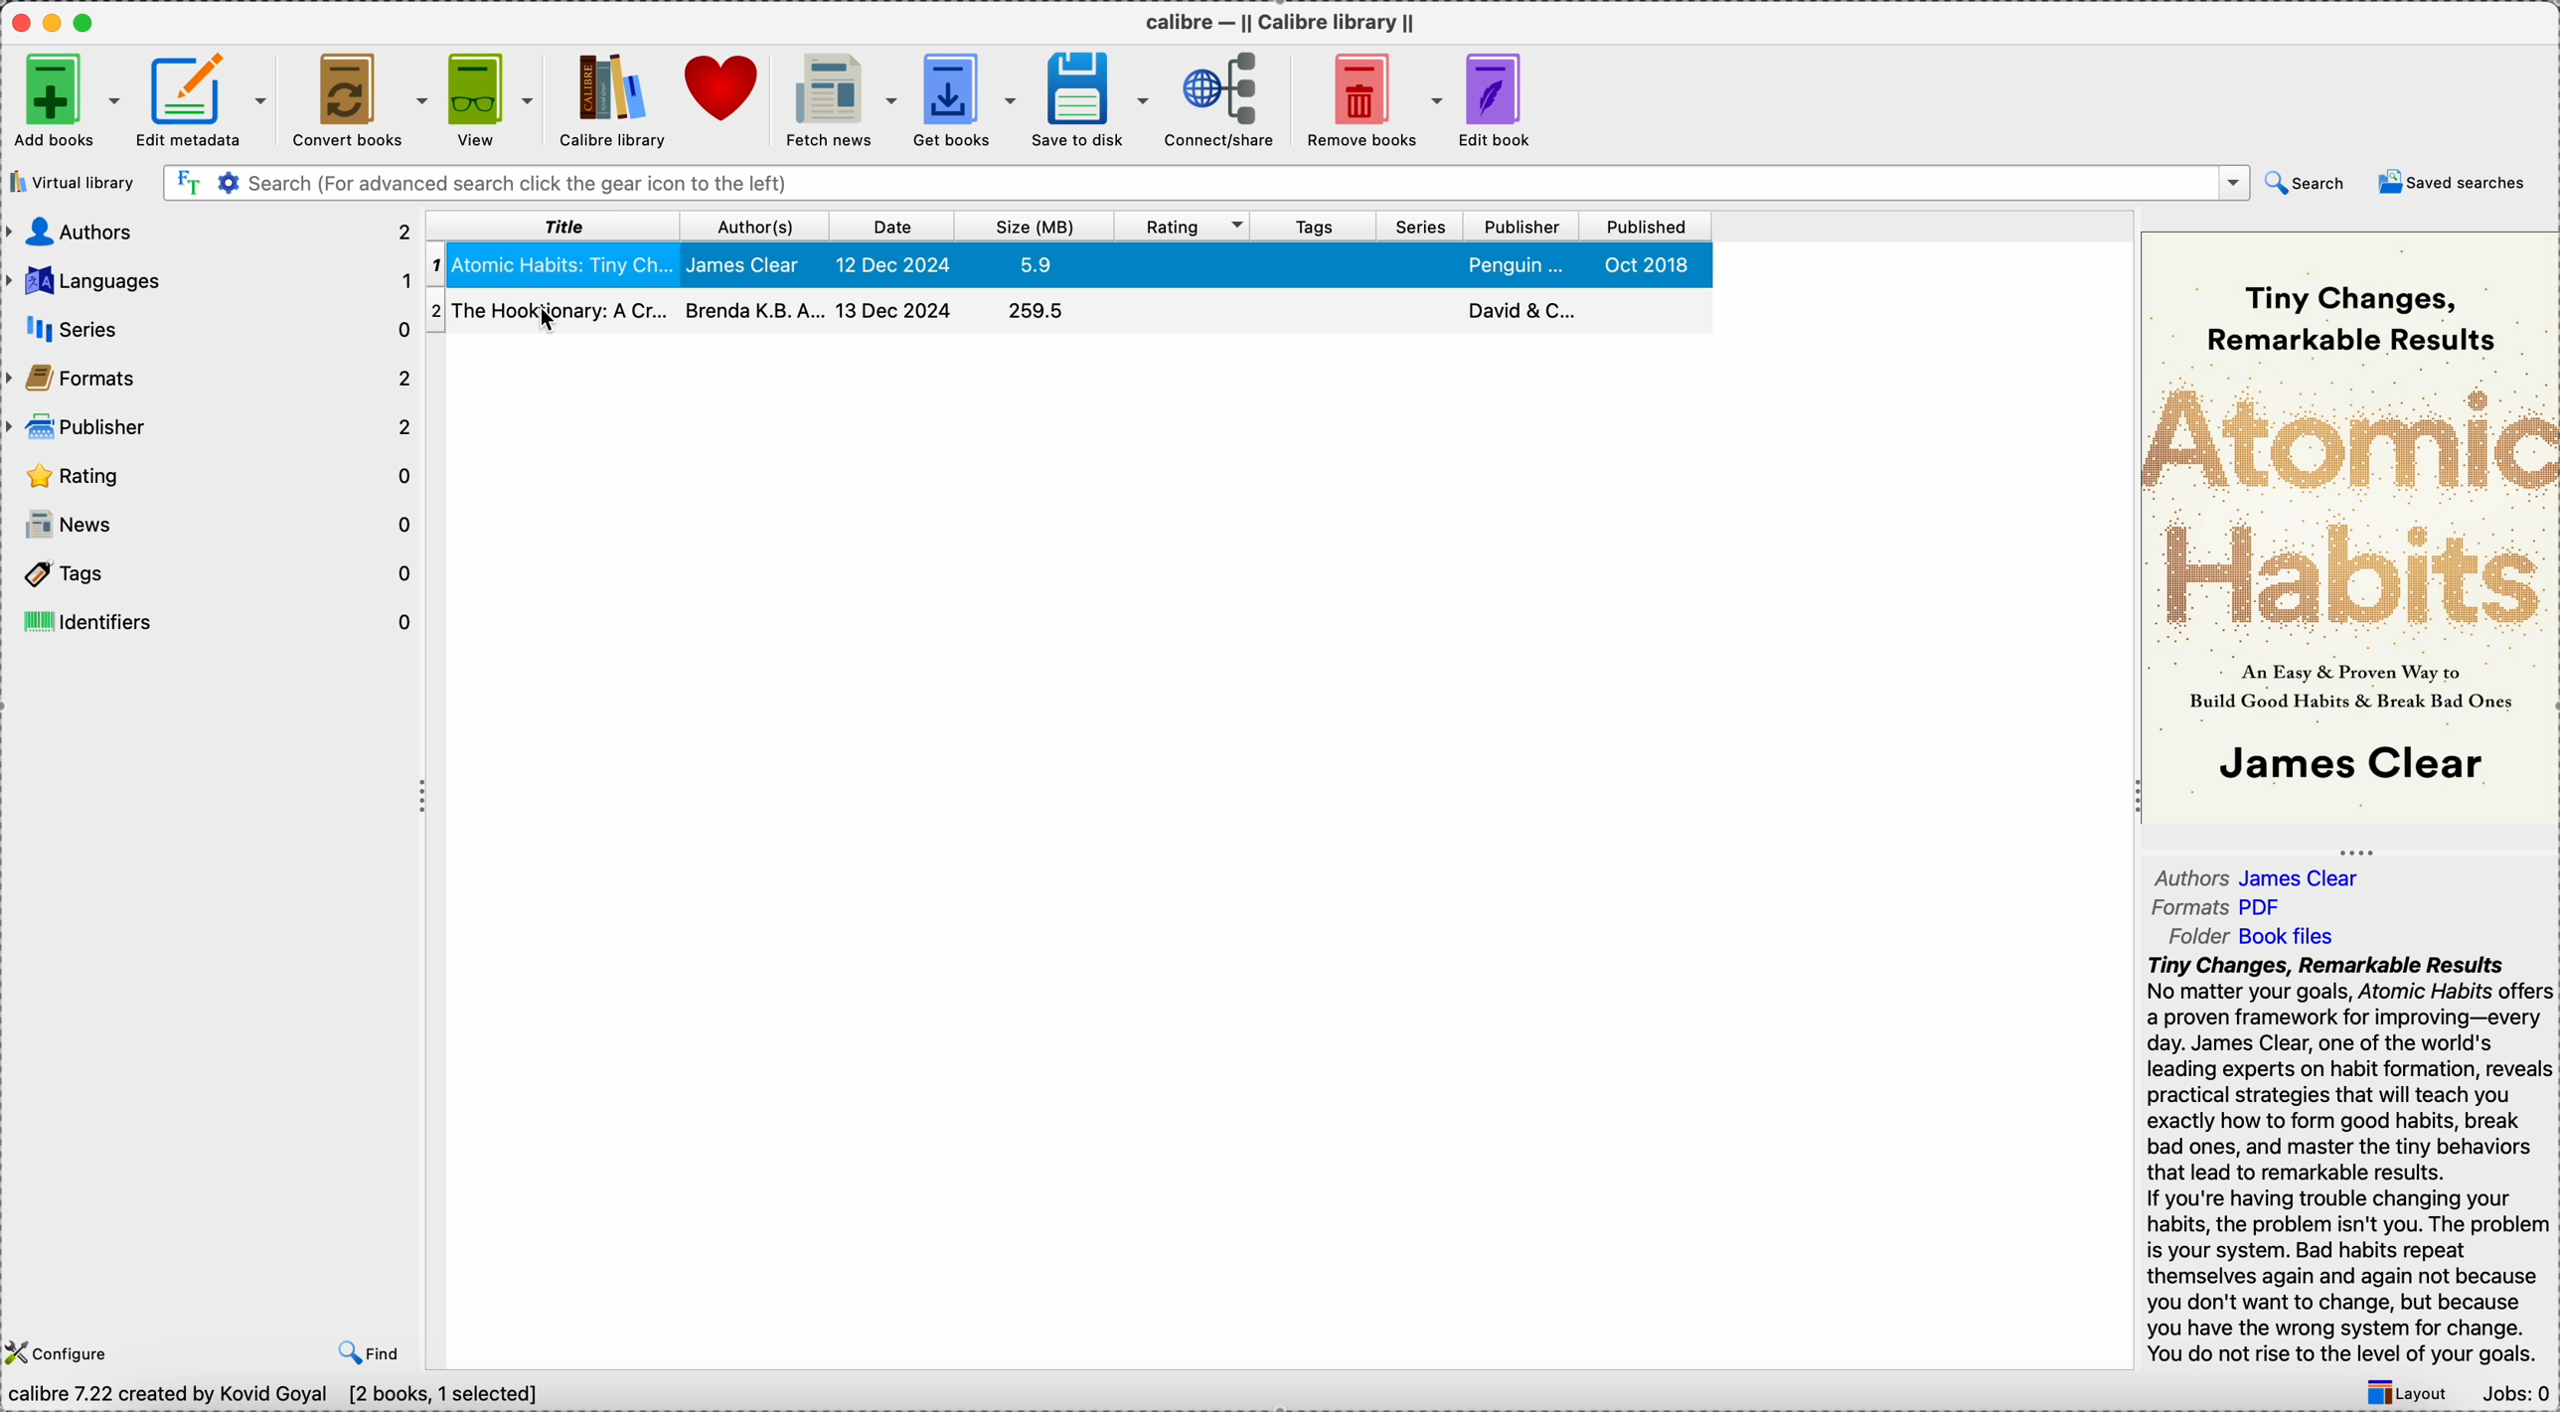  Describe the element at coordinates (208, 329) in the screenshot. I see `series` at that location.